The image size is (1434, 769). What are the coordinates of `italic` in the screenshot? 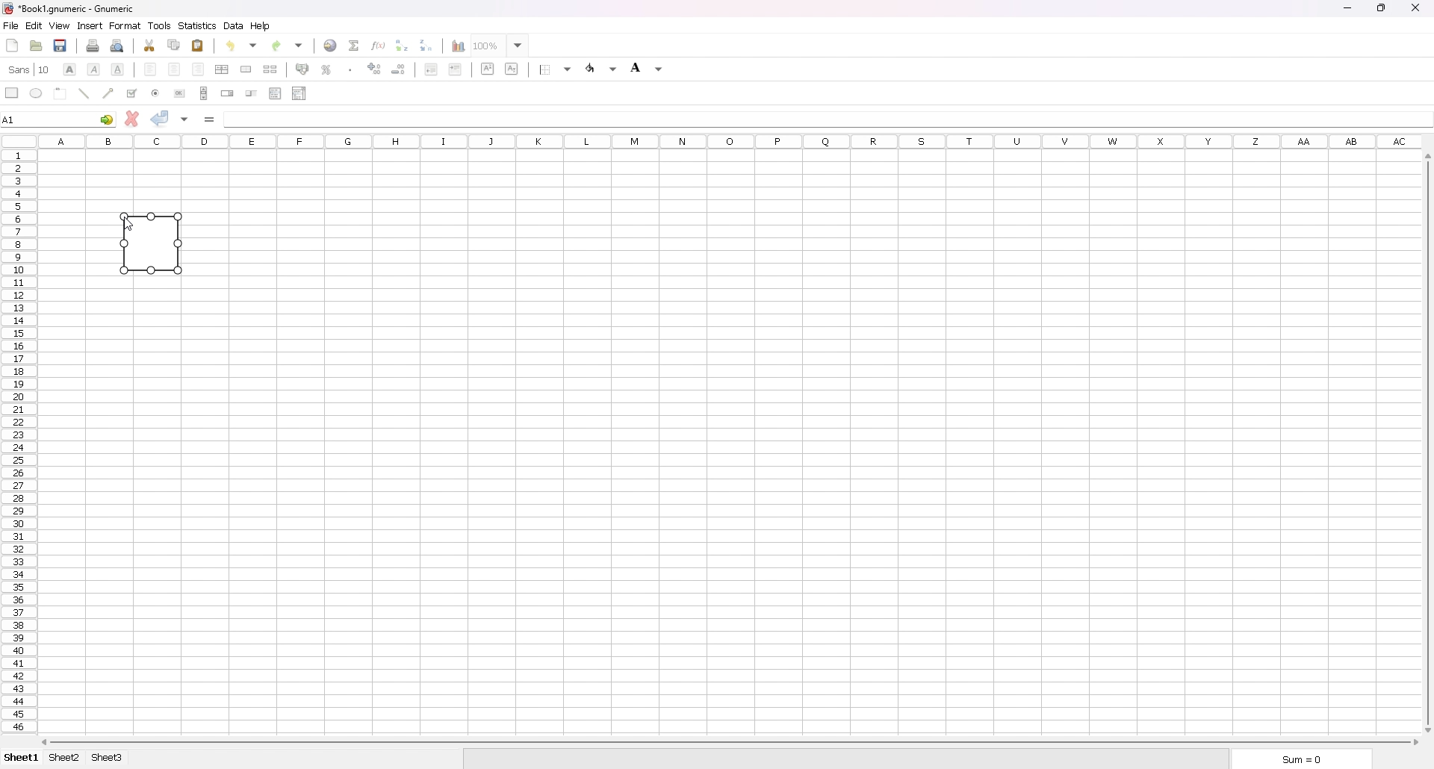 It's located at (94, 69).